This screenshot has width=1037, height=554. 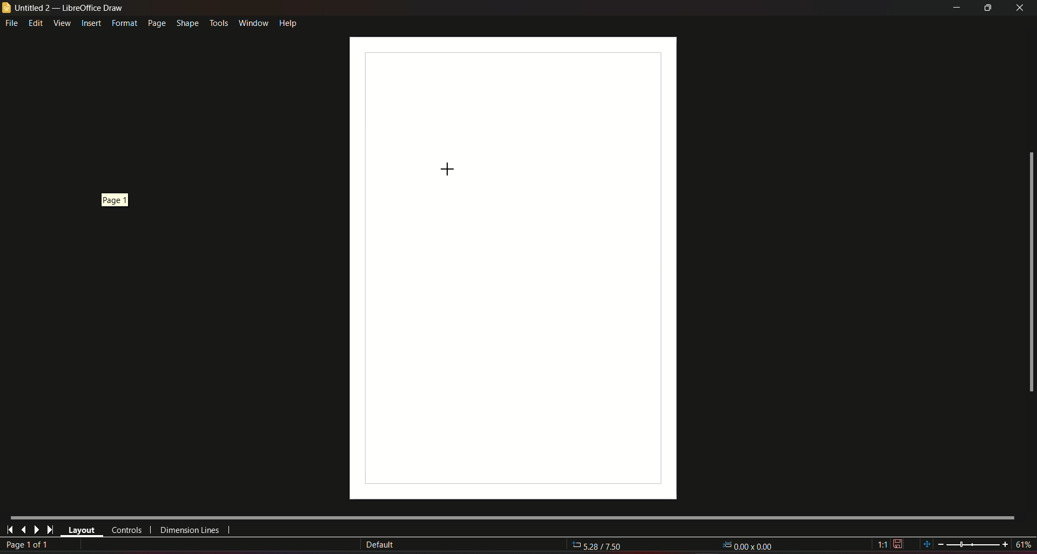 What do you see at coordinates (511, 516) in the screenshot?
I see `Horizontal scroll bar` at bounding box center [511, 516].